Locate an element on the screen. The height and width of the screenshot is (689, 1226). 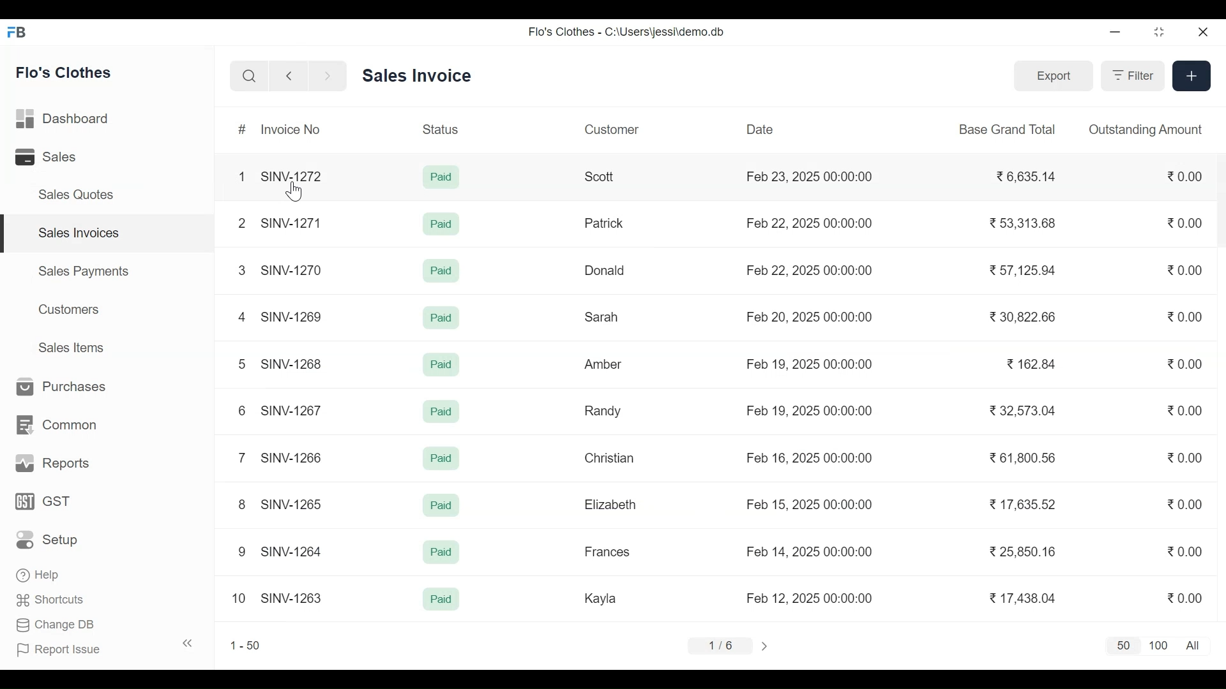
' Shortcuts is located at coordinates (54, 600).